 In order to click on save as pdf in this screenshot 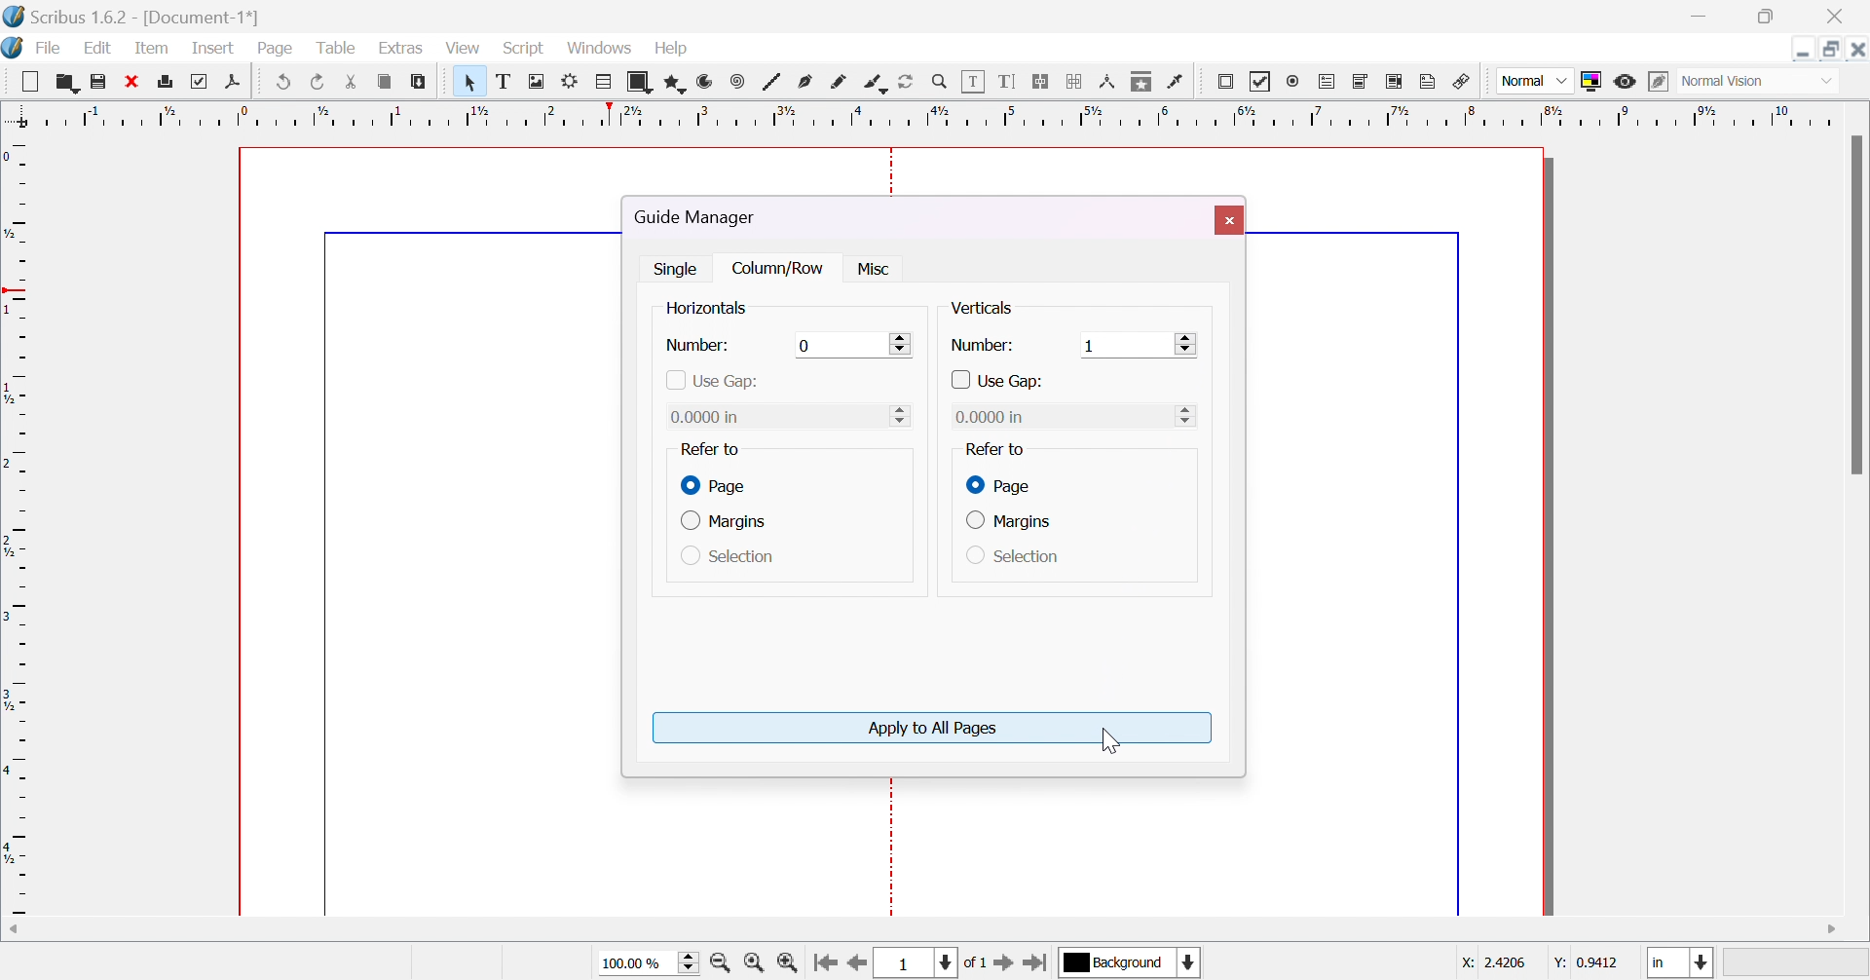, I will do `click(240, 81)`.